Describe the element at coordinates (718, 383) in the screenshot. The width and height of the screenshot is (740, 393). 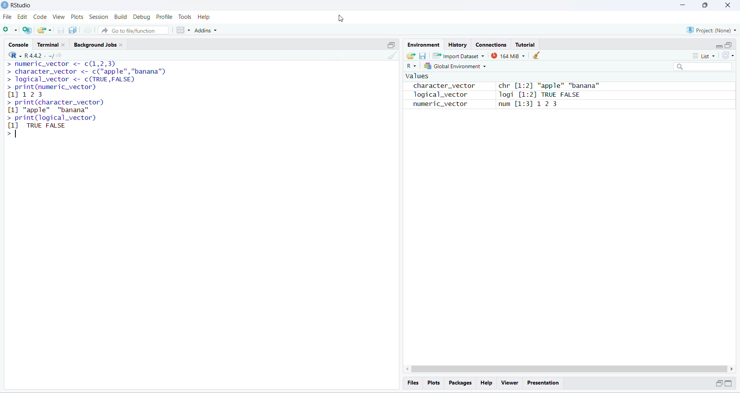
I see `minimize` at that location.